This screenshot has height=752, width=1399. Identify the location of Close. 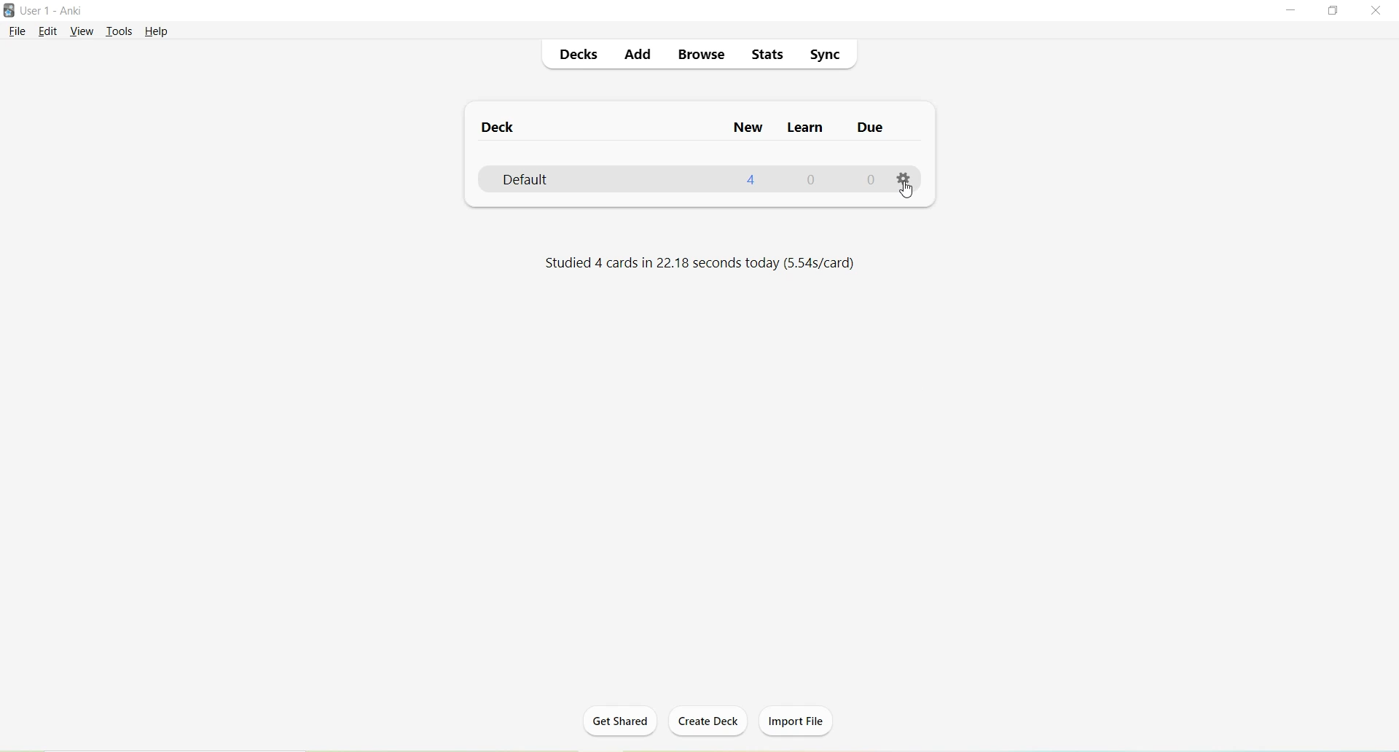
(1379, 12).